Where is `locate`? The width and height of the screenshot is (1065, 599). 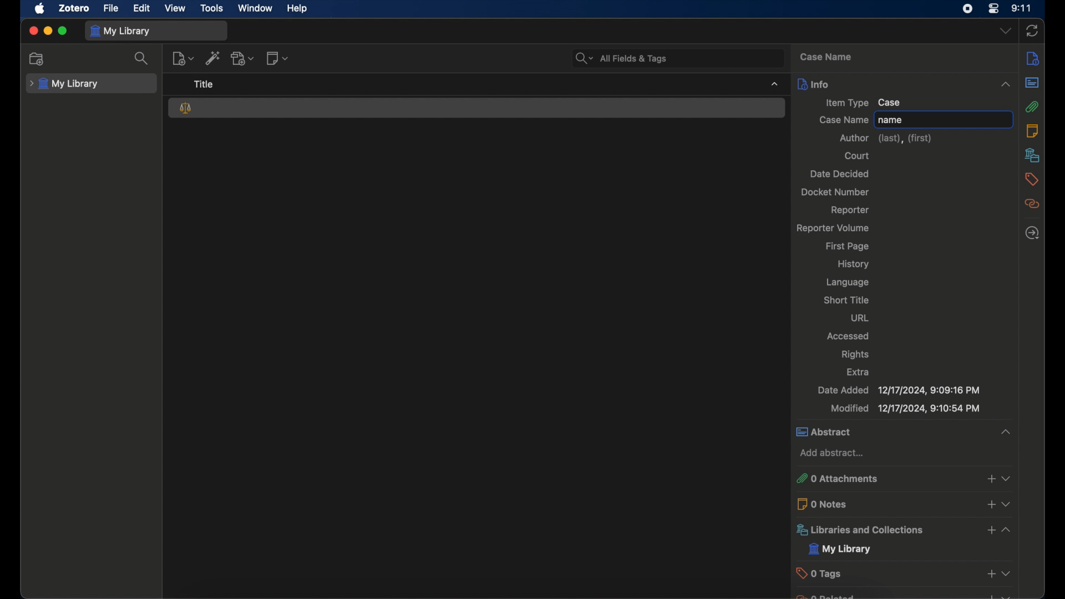
locate is located at coordinates (1032, 232).